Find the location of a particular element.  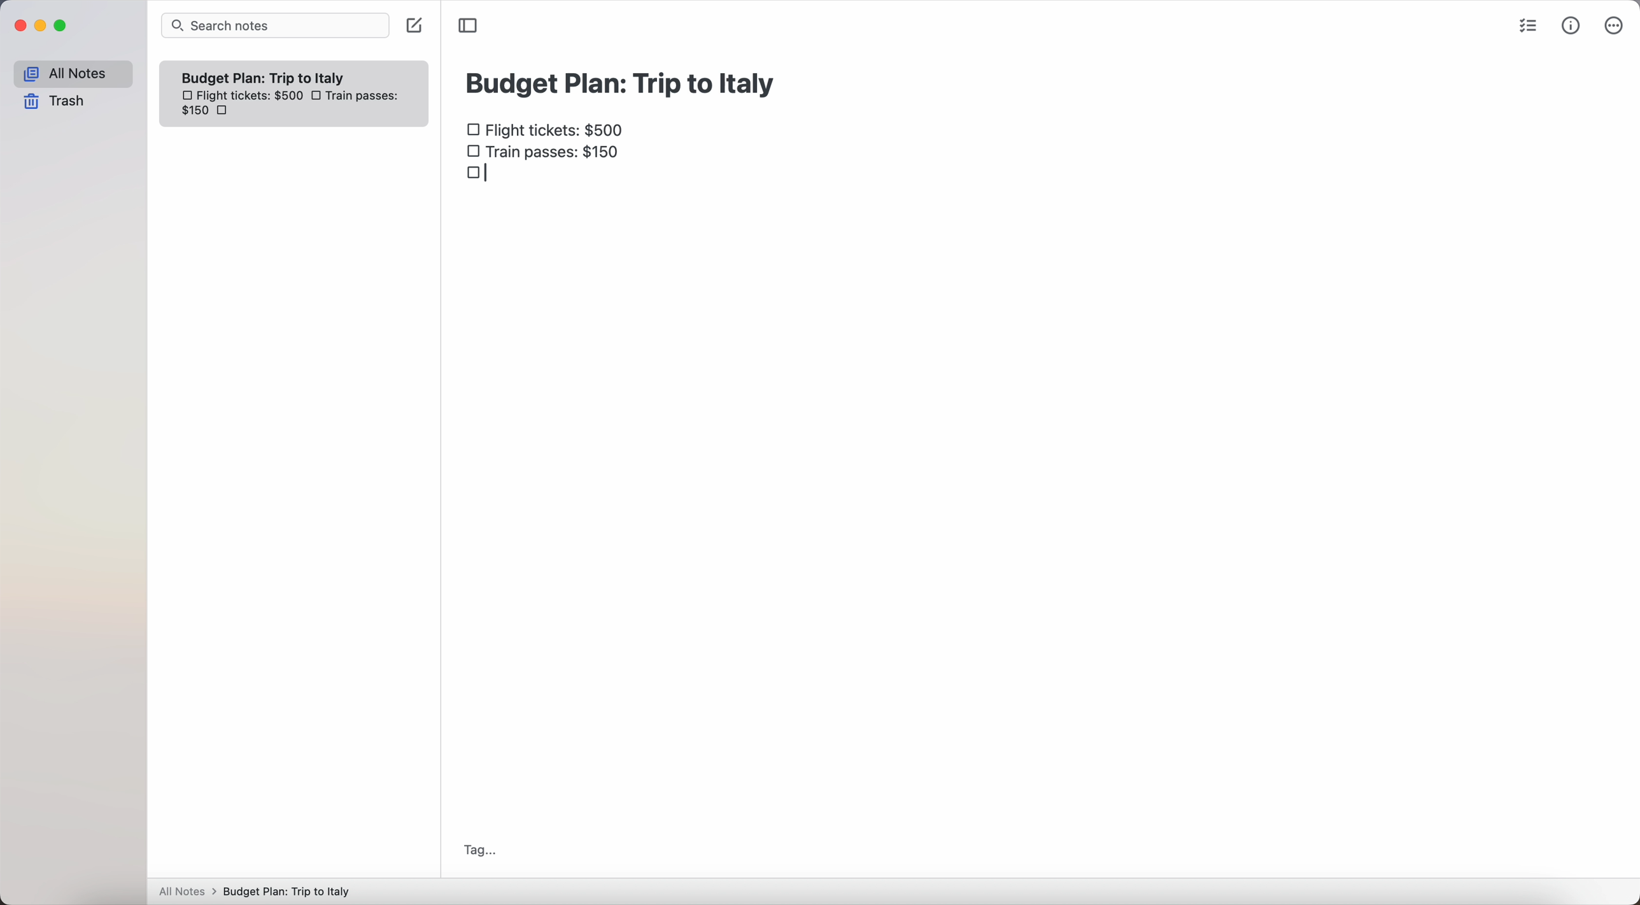

Budget plan trip to Italy note is located at coordinates (265, 77).